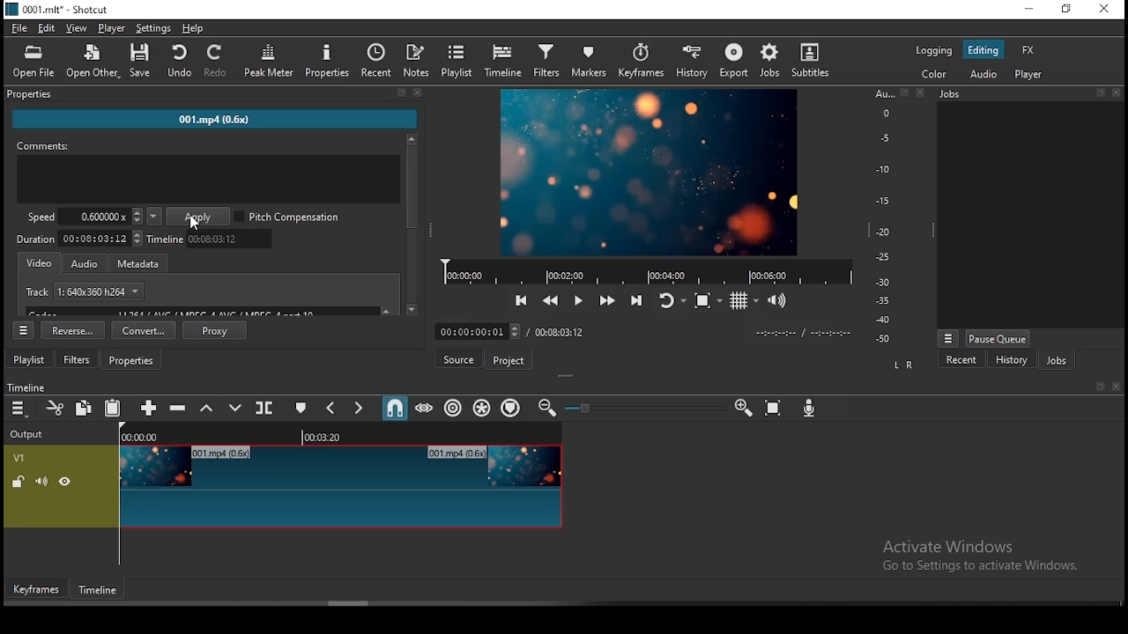 The height and width of the screenshot is (634, 1128). What do you see at coordinates (545, 409) in the screenshot?
I see `zoom timeline out` at bounding box center [545, 409].